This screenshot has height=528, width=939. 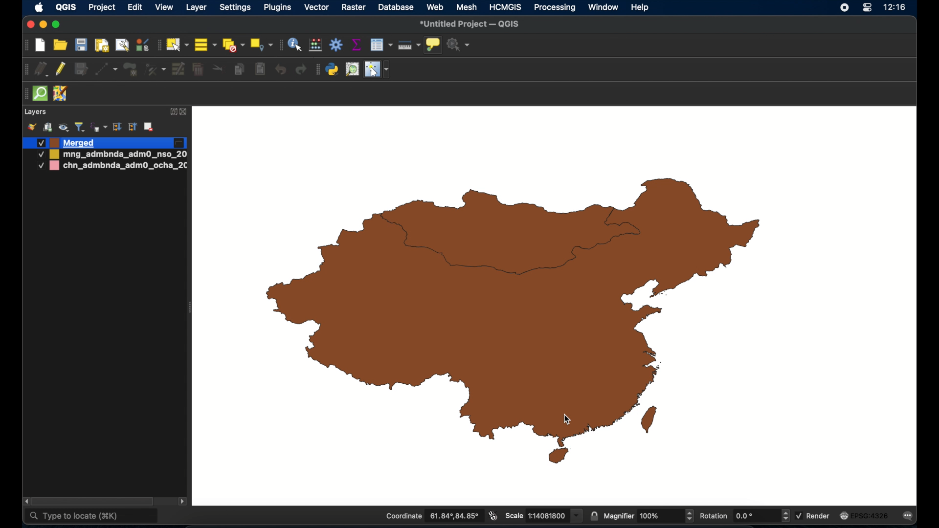 I want to click on measure line, so click(x=409, y=45).